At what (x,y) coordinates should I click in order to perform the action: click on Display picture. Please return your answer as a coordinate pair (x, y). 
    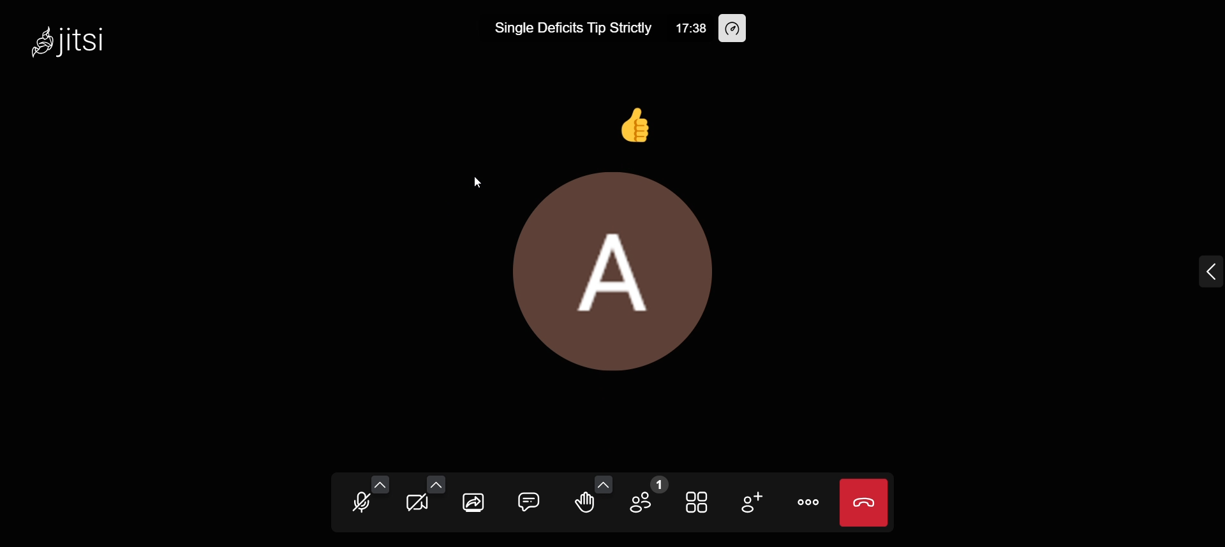
    Looking at the image, I should click on (642, 275).